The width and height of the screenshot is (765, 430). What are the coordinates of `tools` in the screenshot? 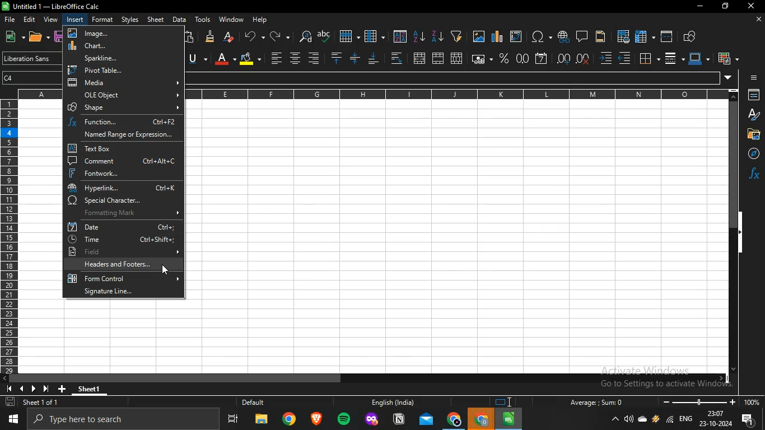 It's located at (203, 20).